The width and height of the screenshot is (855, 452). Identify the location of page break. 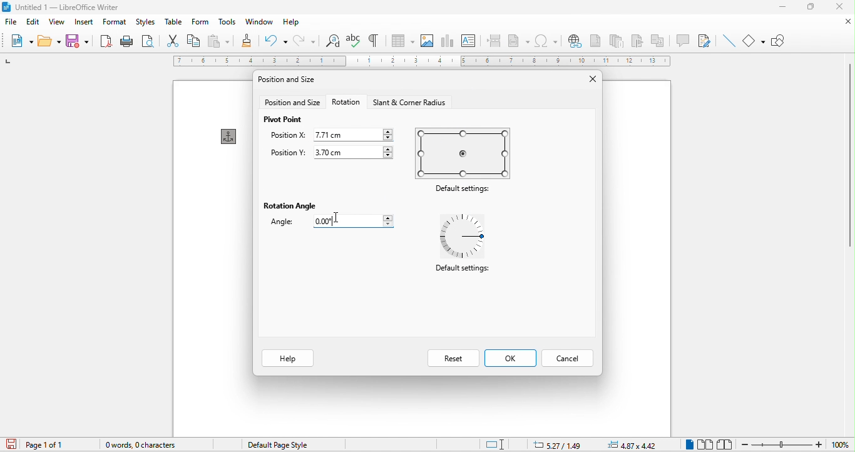
(493, 39).